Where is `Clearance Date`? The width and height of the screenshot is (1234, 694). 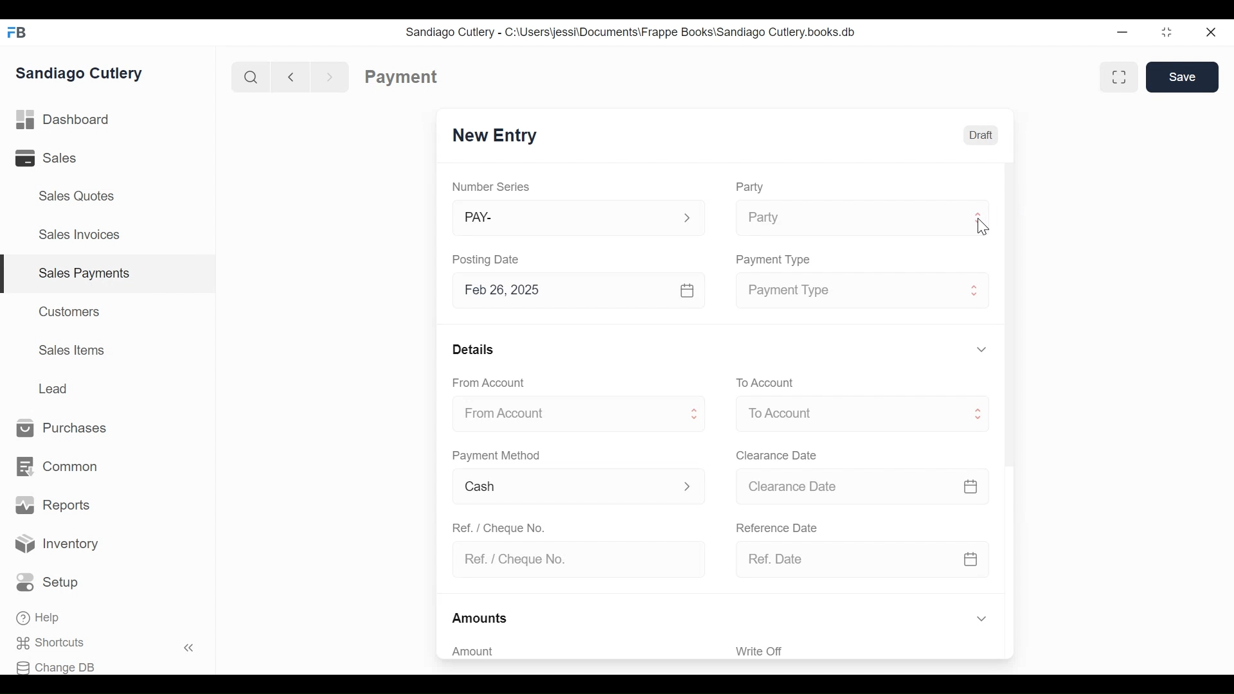 Clearance Date is located at coordinates (845, 487).